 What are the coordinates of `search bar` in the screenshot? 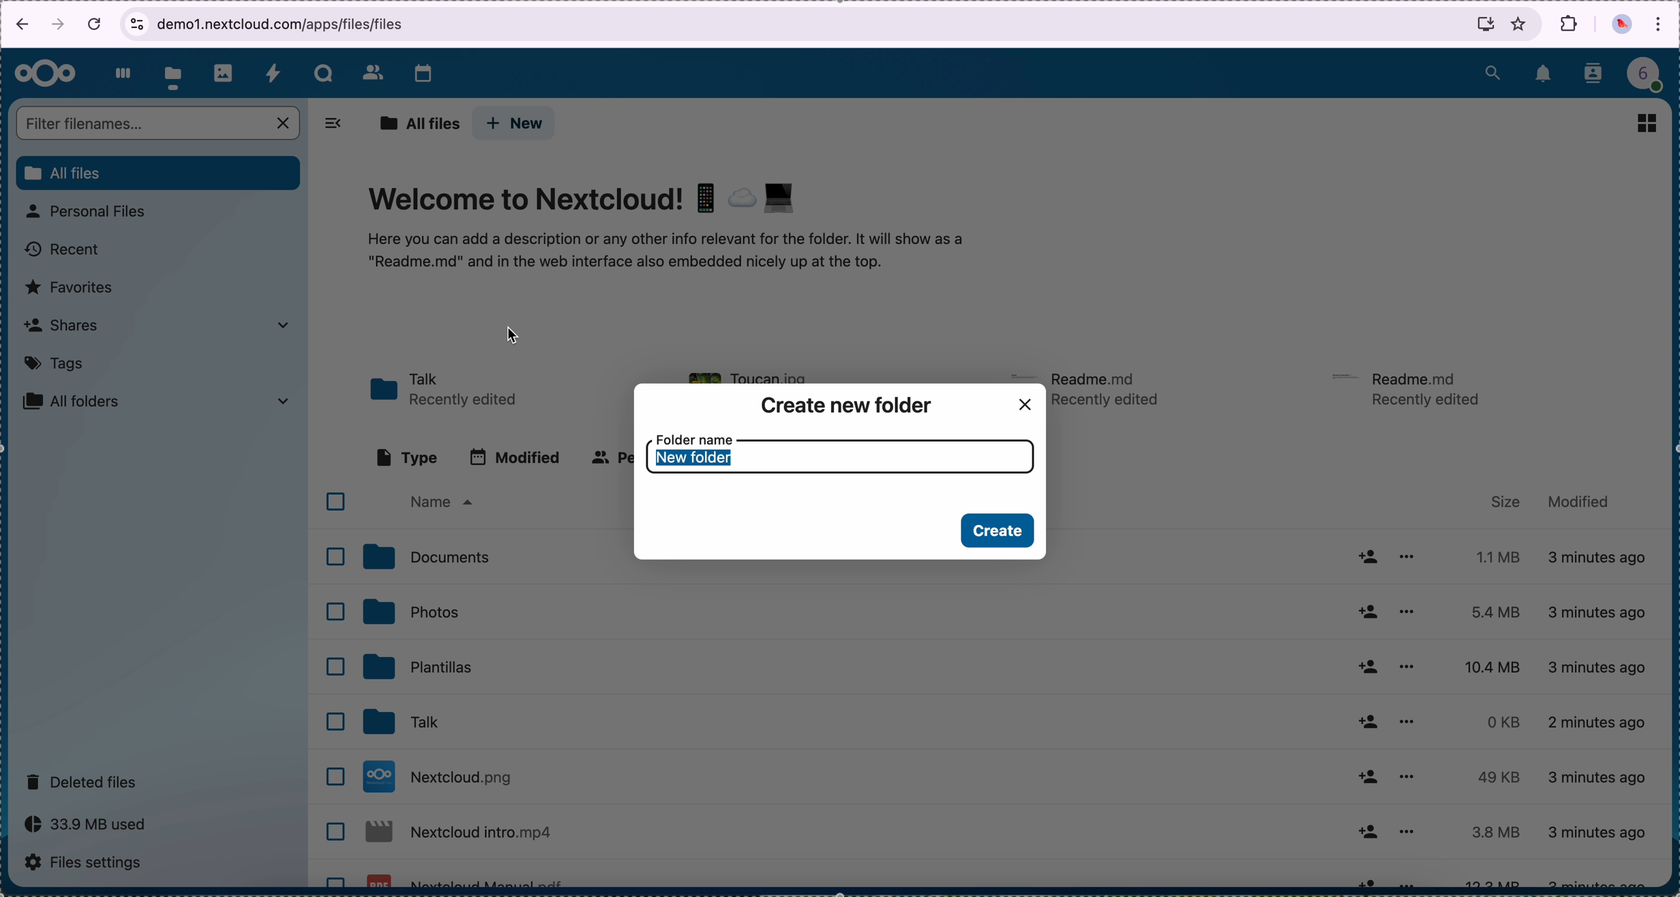 It's located at (160, 125).